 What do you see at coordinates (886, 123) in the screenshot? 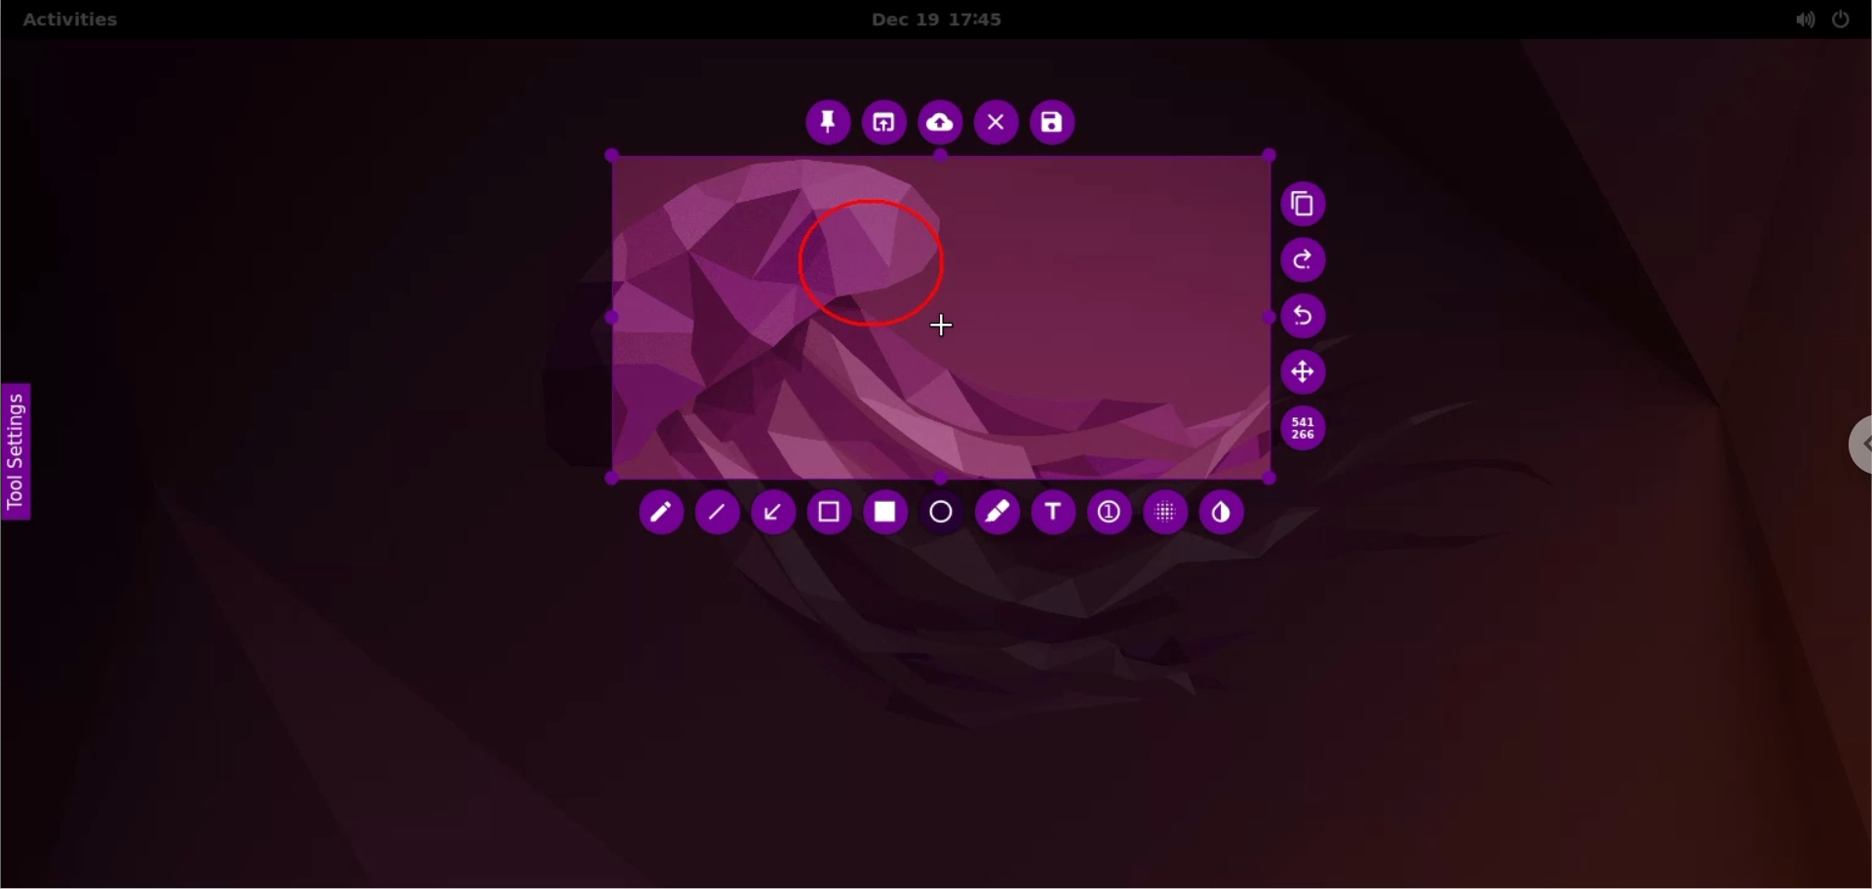
I see `choose app to open screenshot` at bounding box center [886, 123].